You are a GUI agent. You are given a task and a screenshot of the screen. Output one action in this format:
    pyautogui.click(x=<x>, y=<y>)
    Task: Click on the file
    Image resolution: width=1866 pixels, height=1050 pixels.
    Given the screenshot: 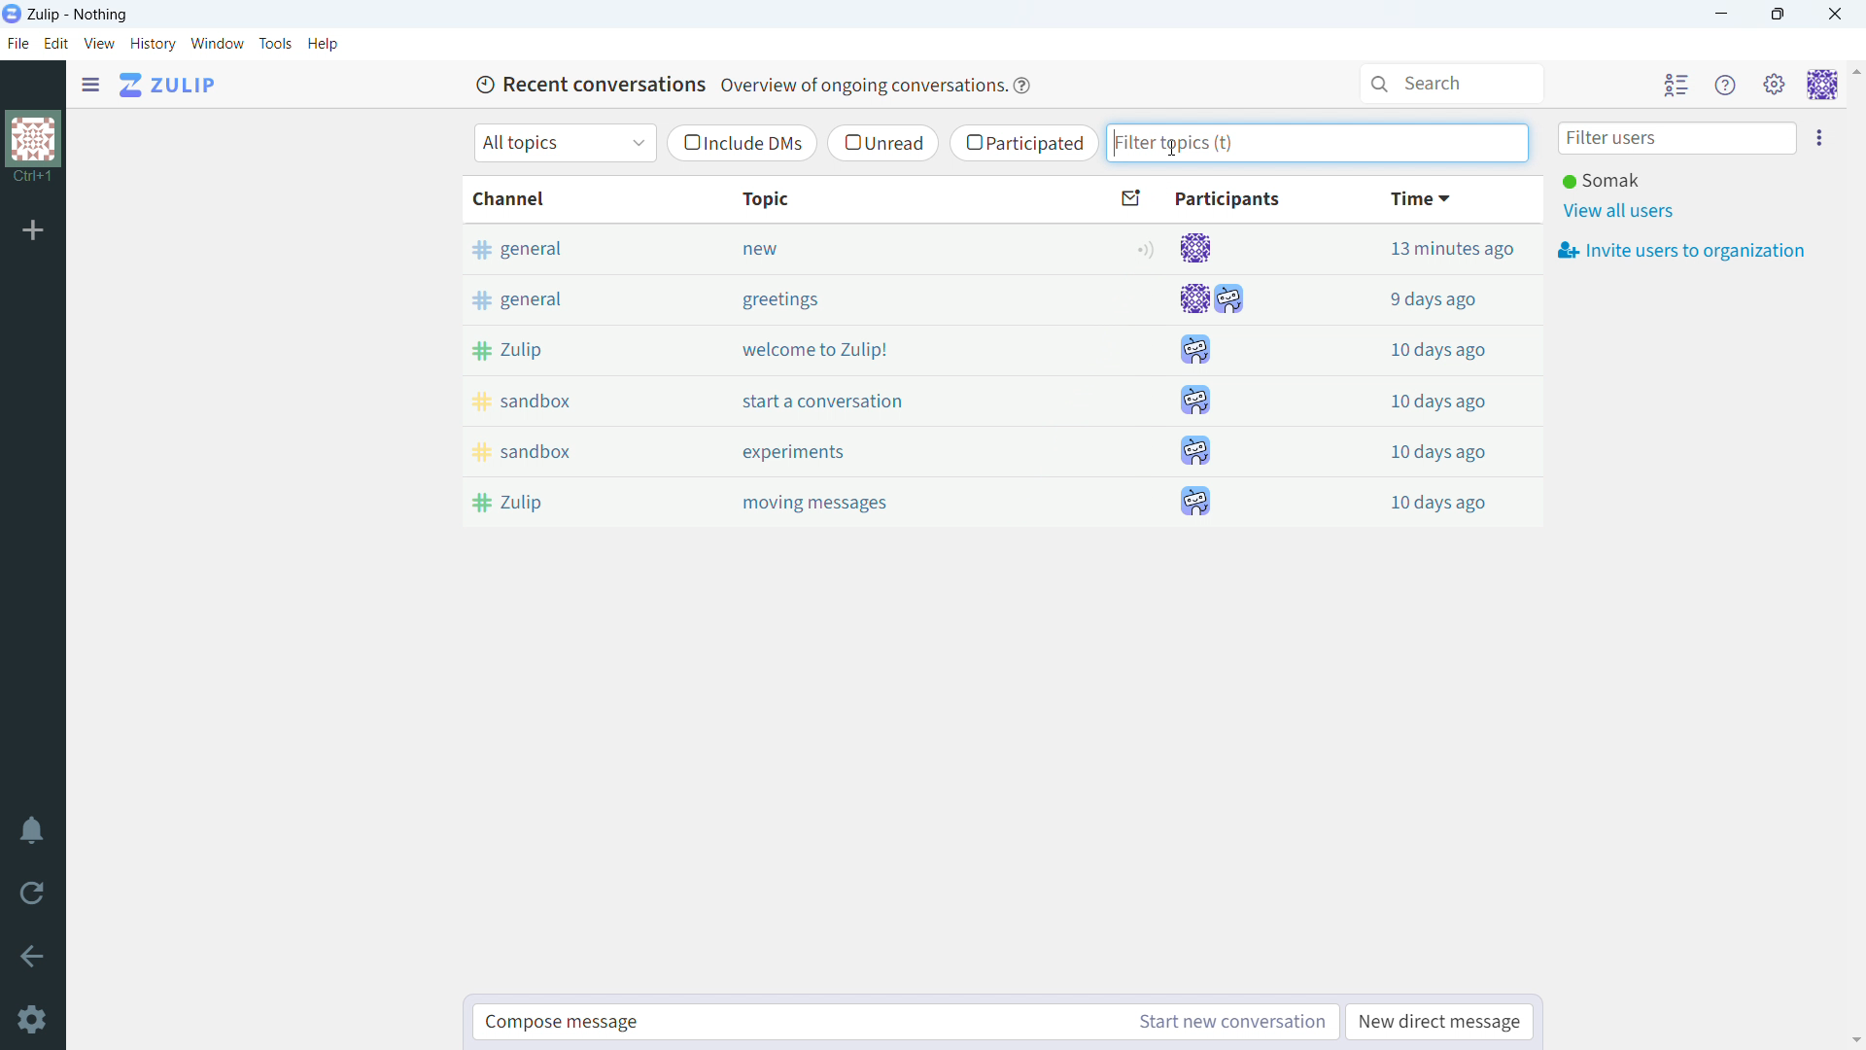 What is the action you would take?
    pyautogui.click(x=17, y=44)
    